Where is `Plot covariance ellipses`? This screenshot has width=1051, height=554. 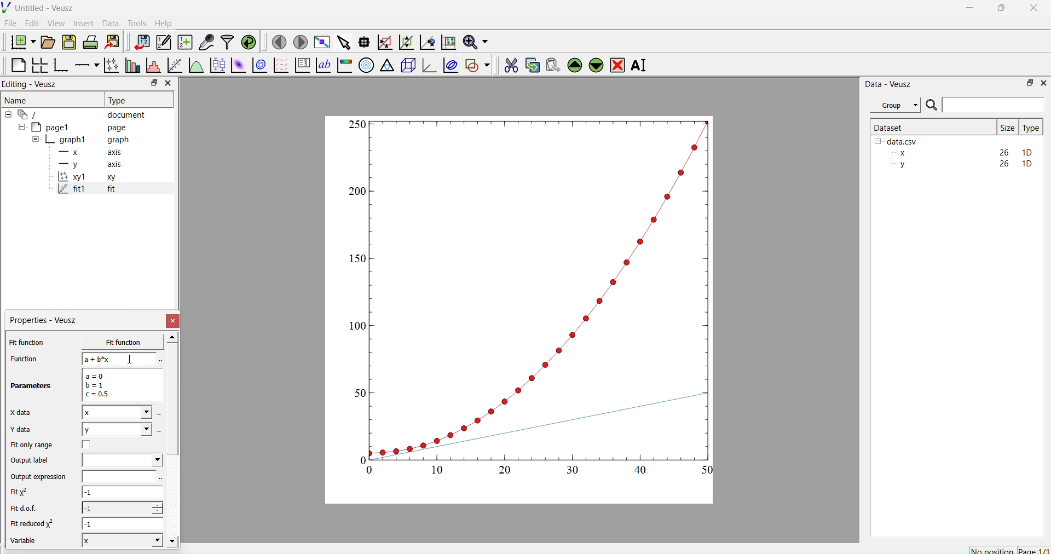
Plot covariance ellipses is located at coordinates (449, 65).